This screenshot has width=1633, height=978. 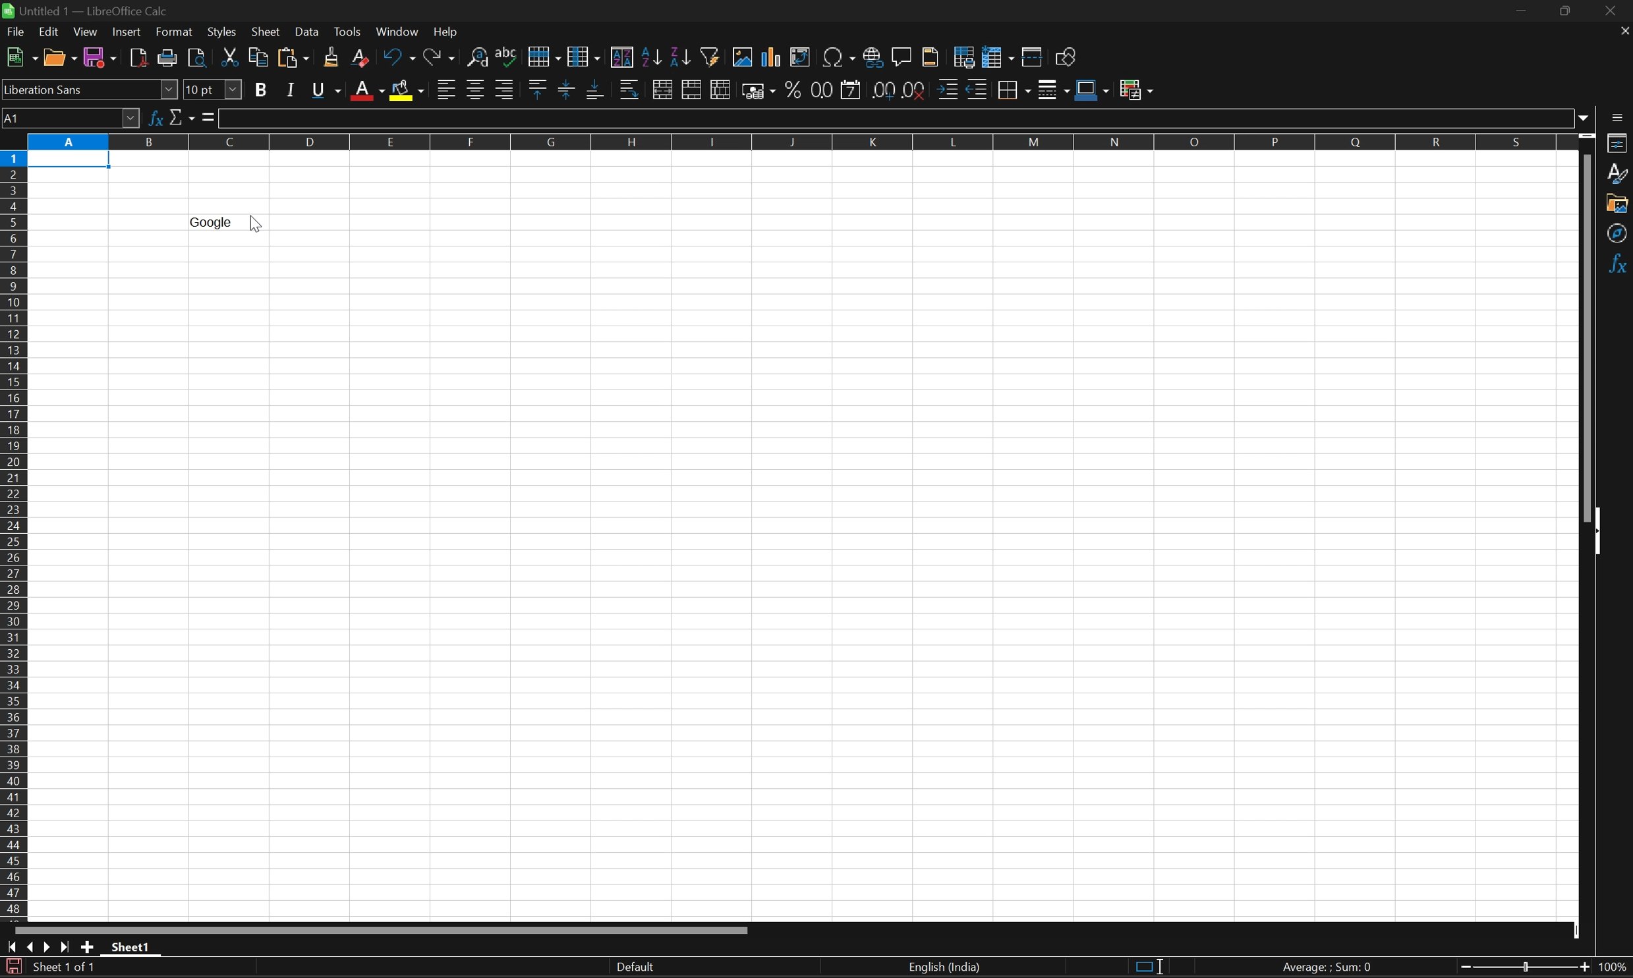 I want to click on Copy, so click(x=256, y=56).